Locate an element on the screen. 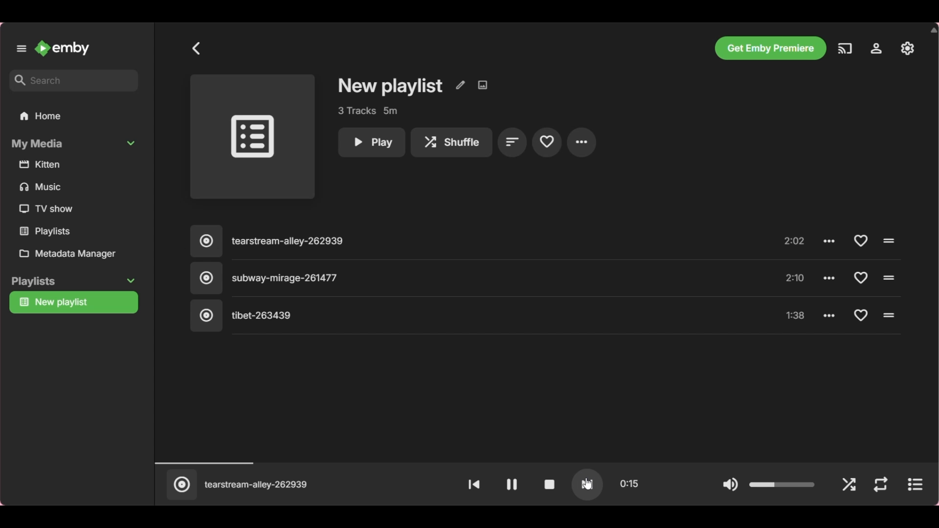 The width and height of the screenshot is (939, 528). Add to favorites is located at coordinates (546, 142).